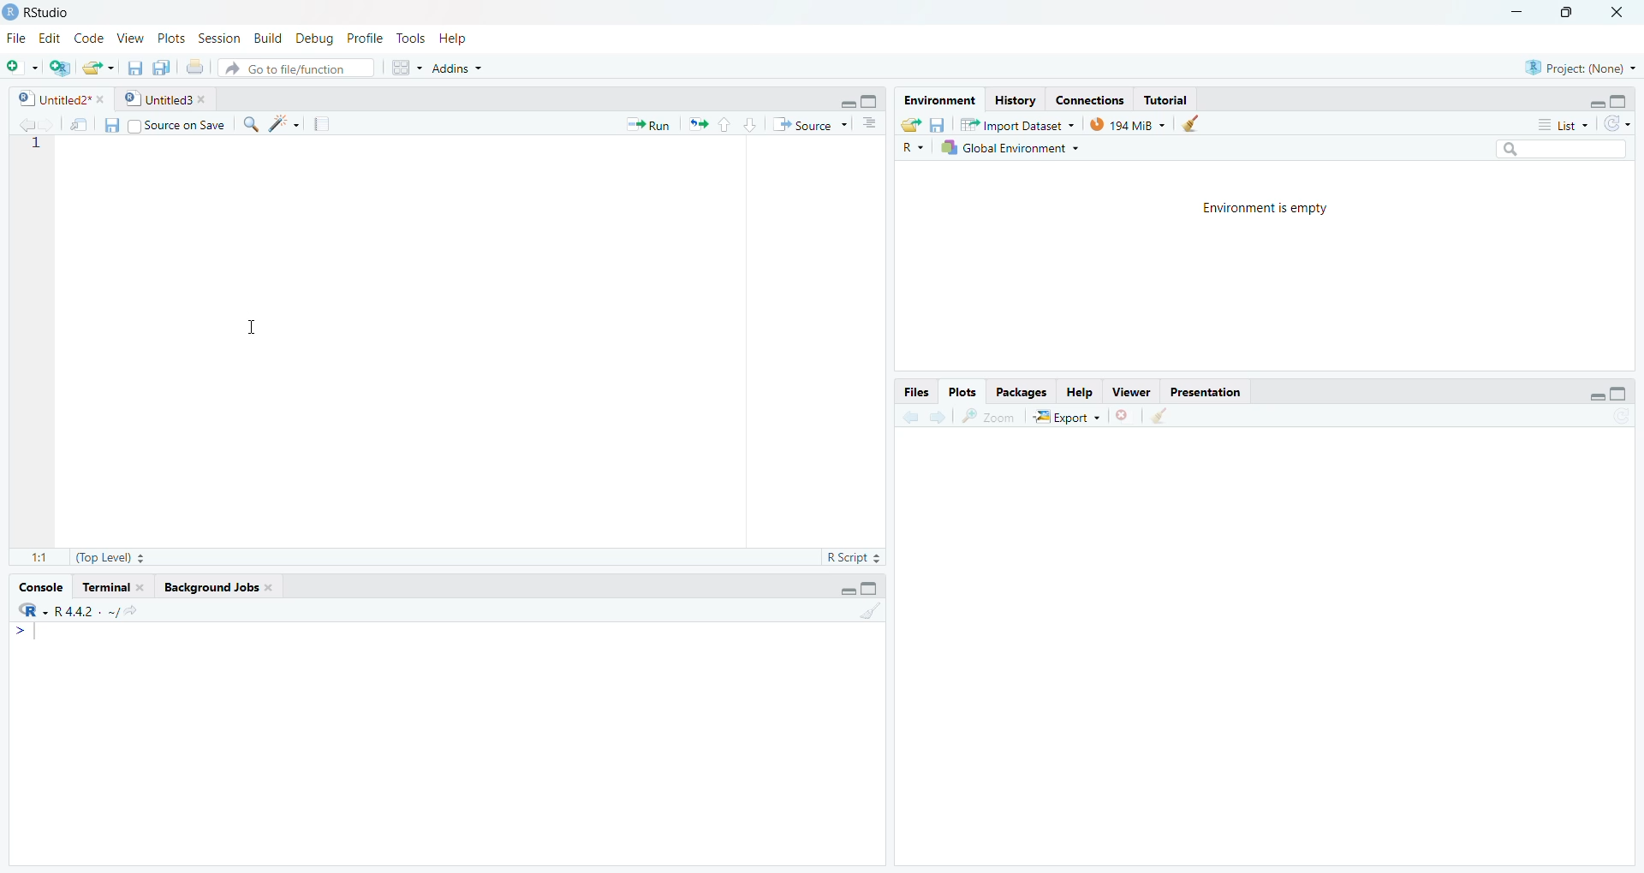 The image size is (1644, 873). I want to click on close, so click(1125, 418).